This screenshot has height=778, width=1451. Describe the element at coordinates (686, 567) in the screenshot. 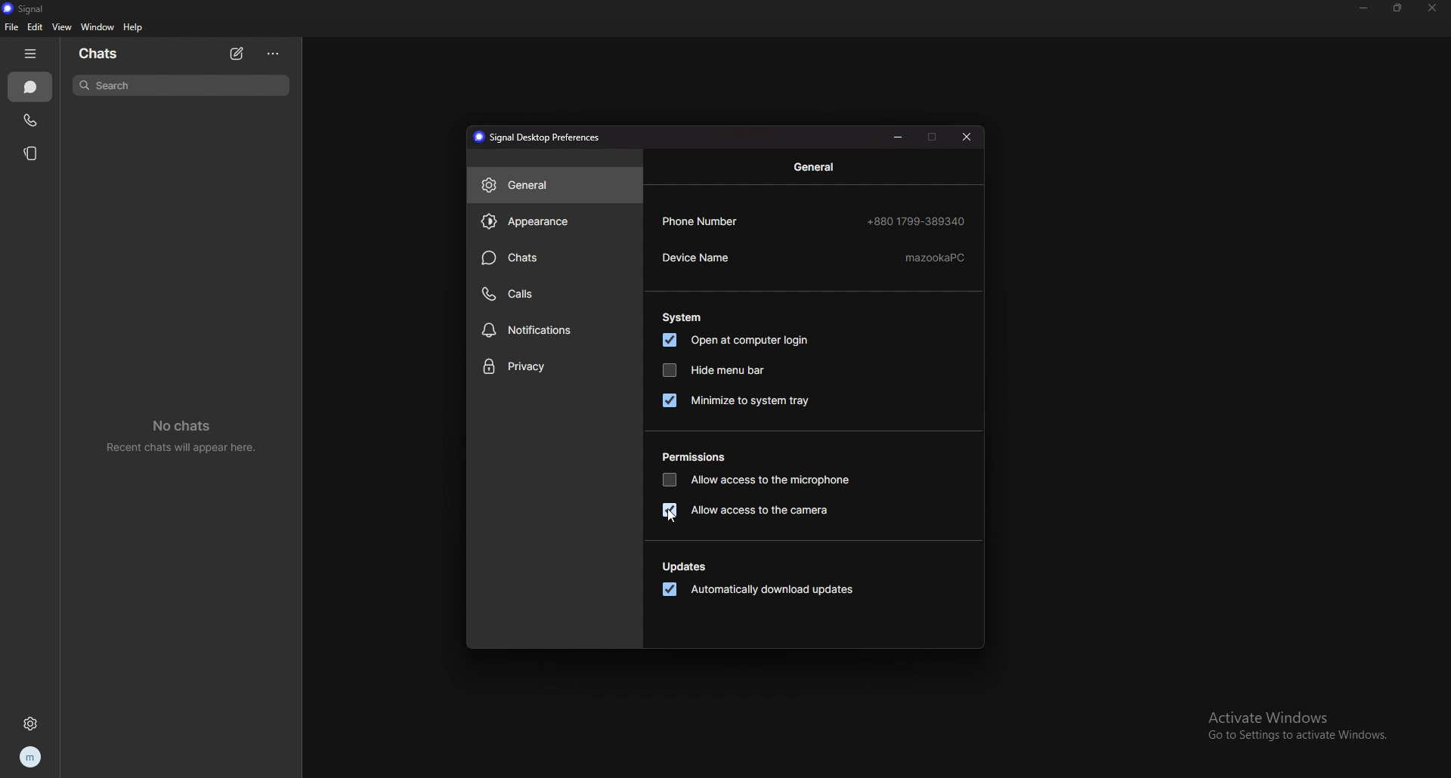

I see `updates` at that location.